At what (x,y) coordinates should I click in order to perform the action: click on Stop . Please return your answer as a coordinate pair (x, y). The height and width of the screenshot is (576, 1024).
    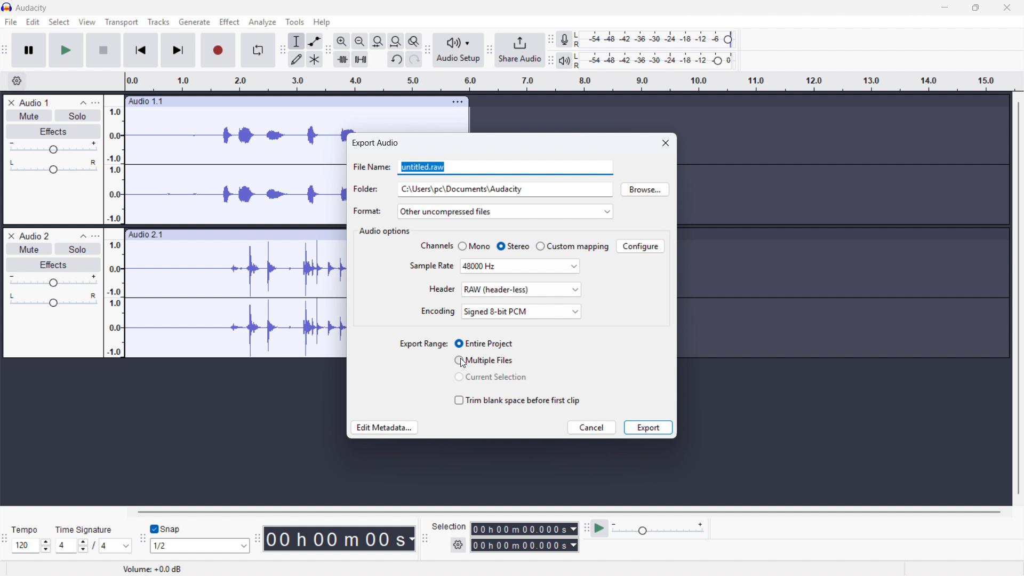
    Looking at the image, I should click on (103, 50).